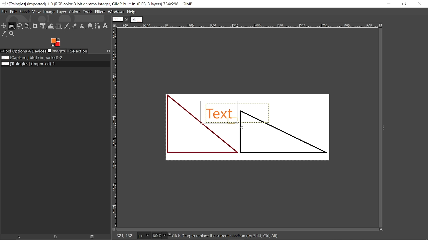 Image resolution: width=428 pixels, height=240 pixels. What do you see at coordinates (108, 51) in the screenshot?
I see `Configure this tab` at bounding box center [108, 51].